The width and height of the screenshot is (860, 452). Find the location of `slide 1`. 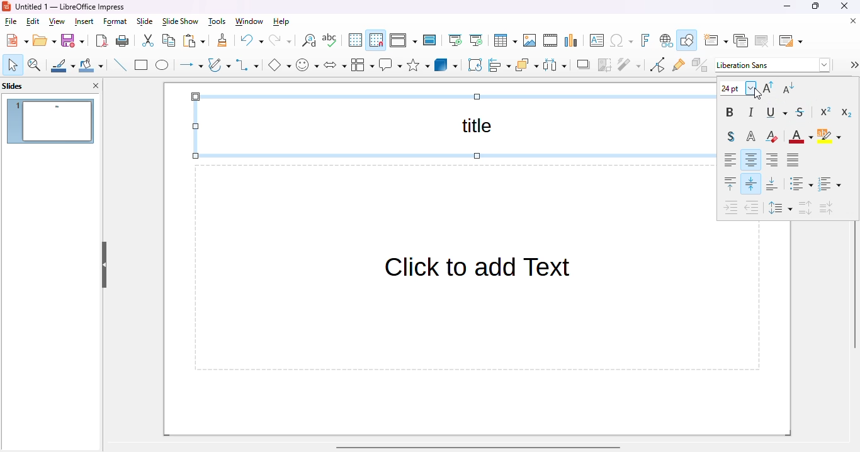

slide 1 is located at coordinates (52, 121).